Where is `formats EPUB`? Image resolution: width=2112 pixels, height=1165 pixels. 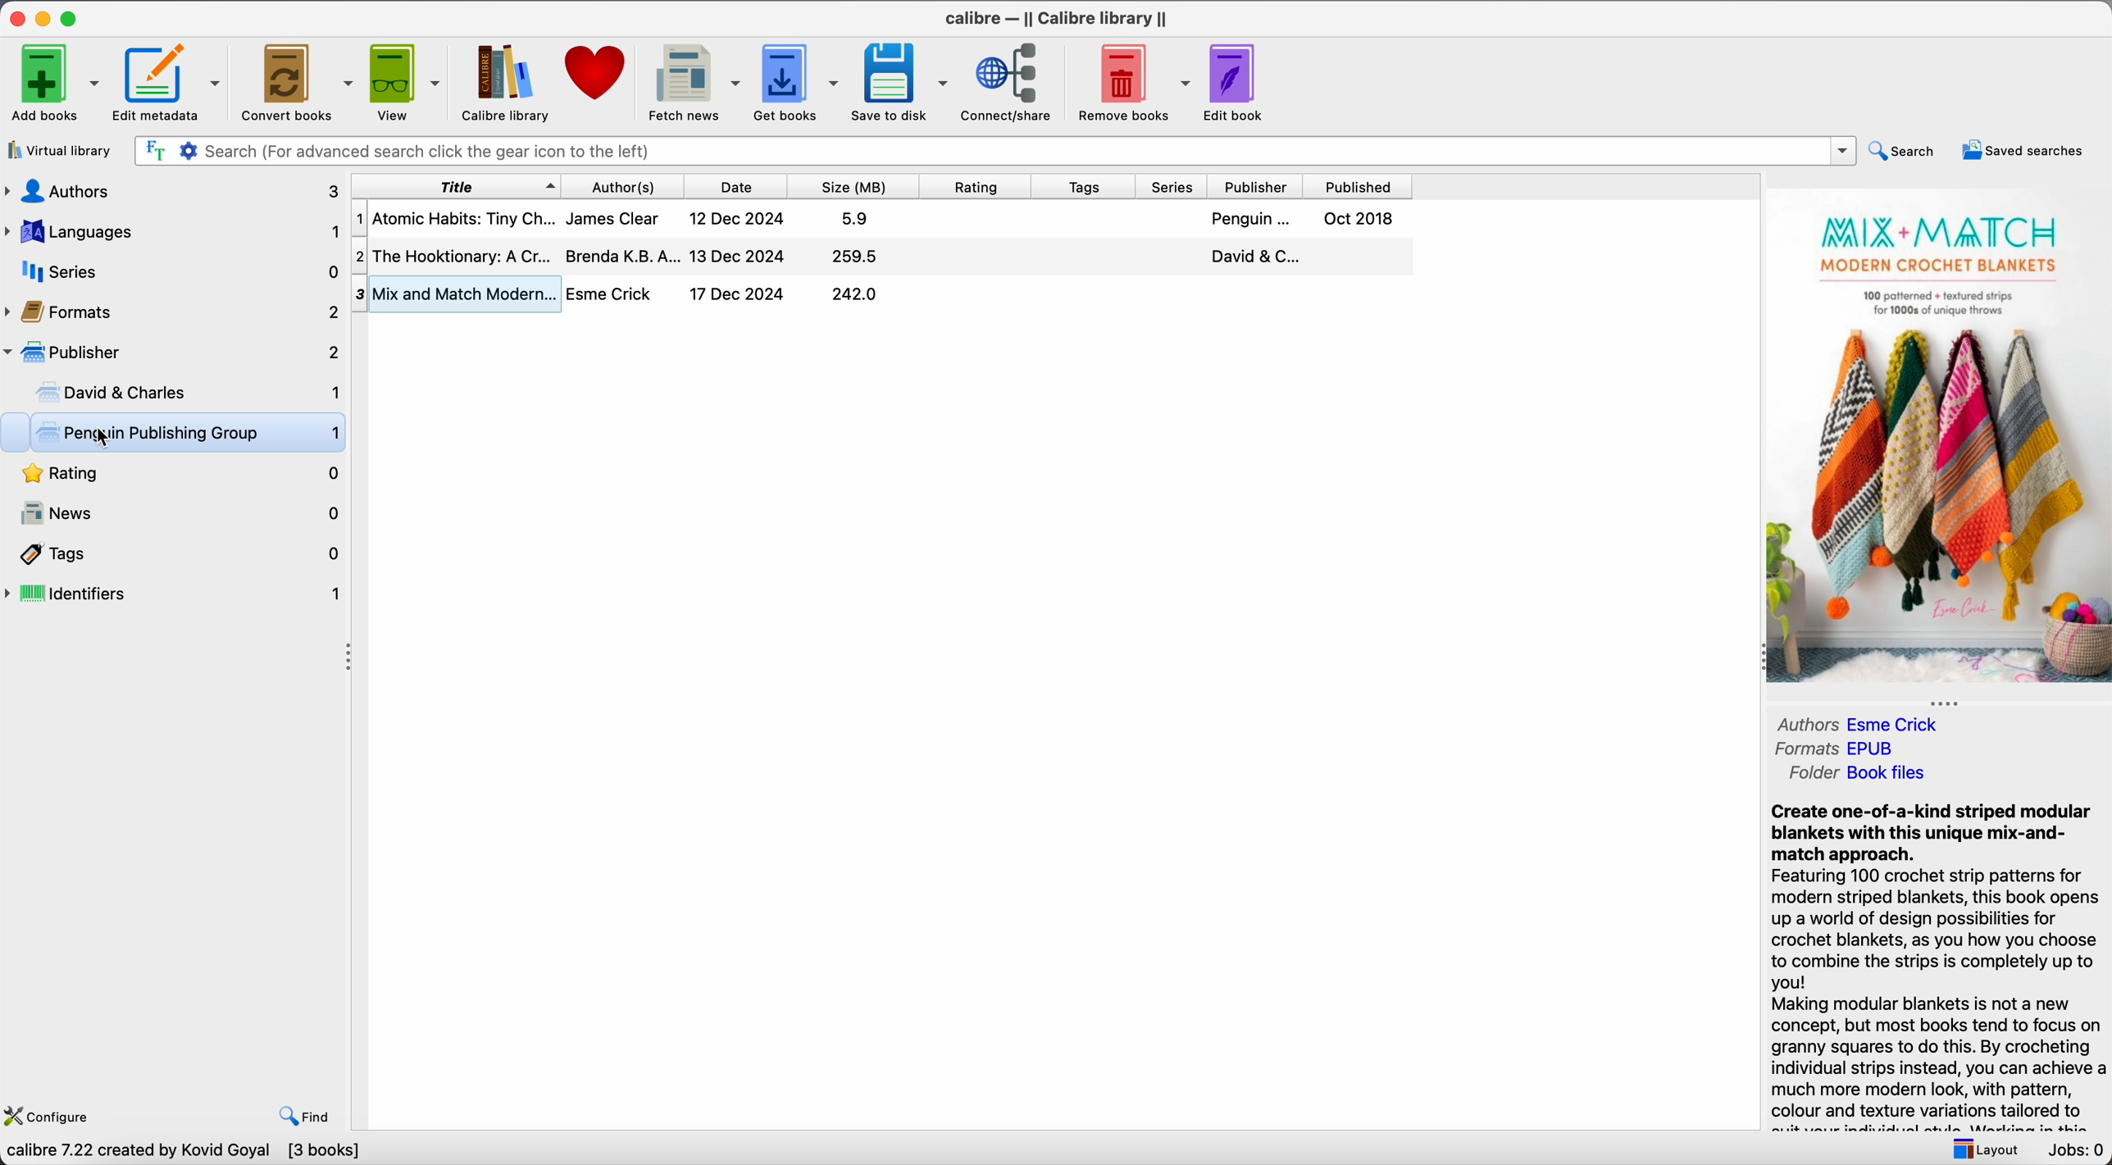
formats EPUB is located at coordinates (1842, 748).